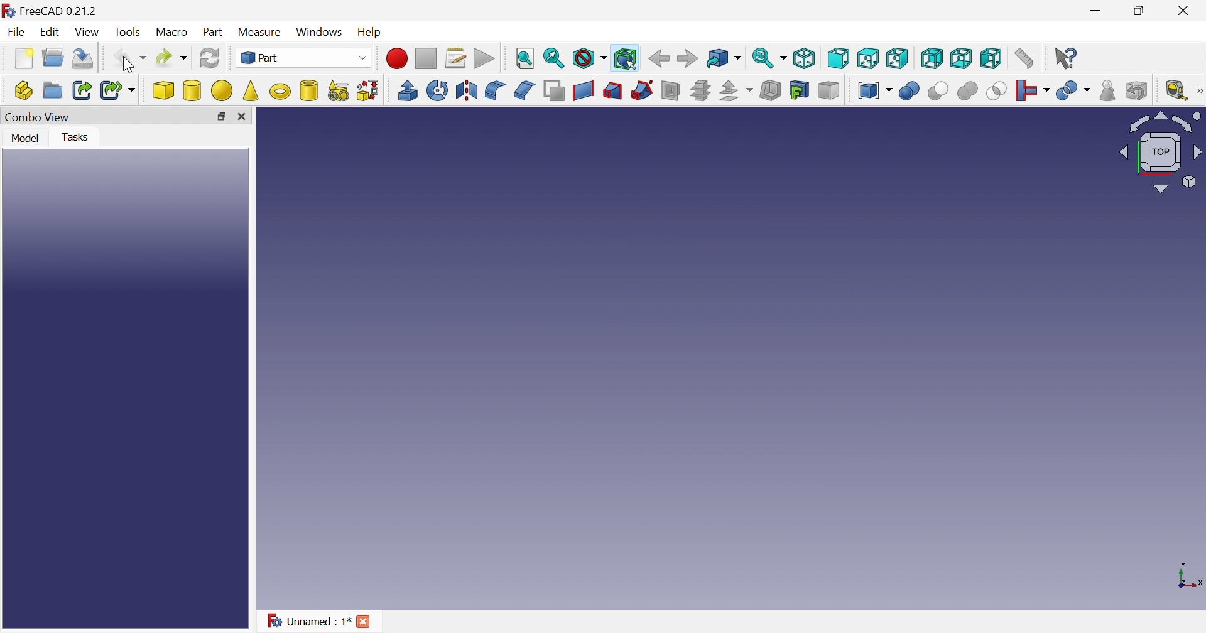 The width and height of the screenshot is (1206, 633). I want to click on Go to link object, so click(723, 58).